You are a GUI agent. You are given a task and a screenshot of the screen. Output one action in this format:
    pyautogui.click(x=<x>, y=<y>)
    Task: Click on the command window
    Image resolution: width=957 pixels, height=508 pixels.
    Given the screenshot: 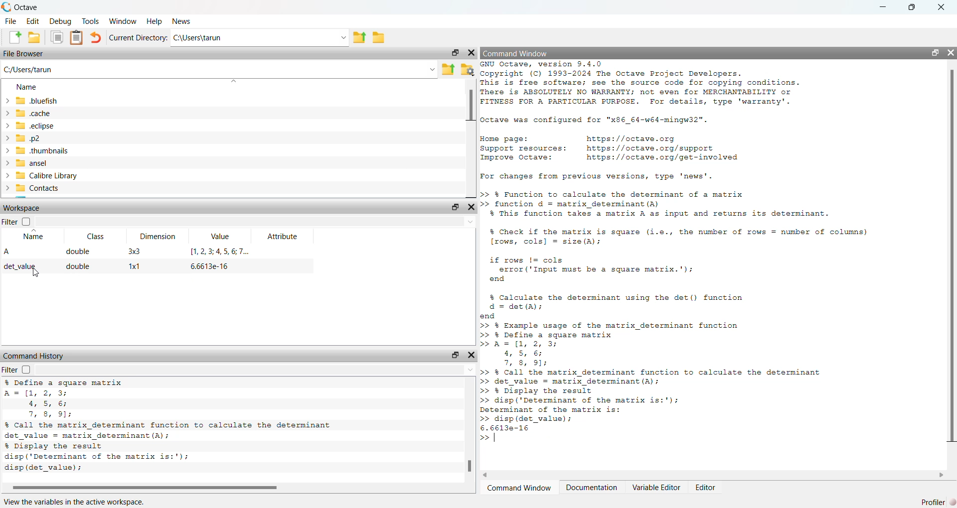 What is the action you would take?
    pyautogui.click(x=516, y=54)
    